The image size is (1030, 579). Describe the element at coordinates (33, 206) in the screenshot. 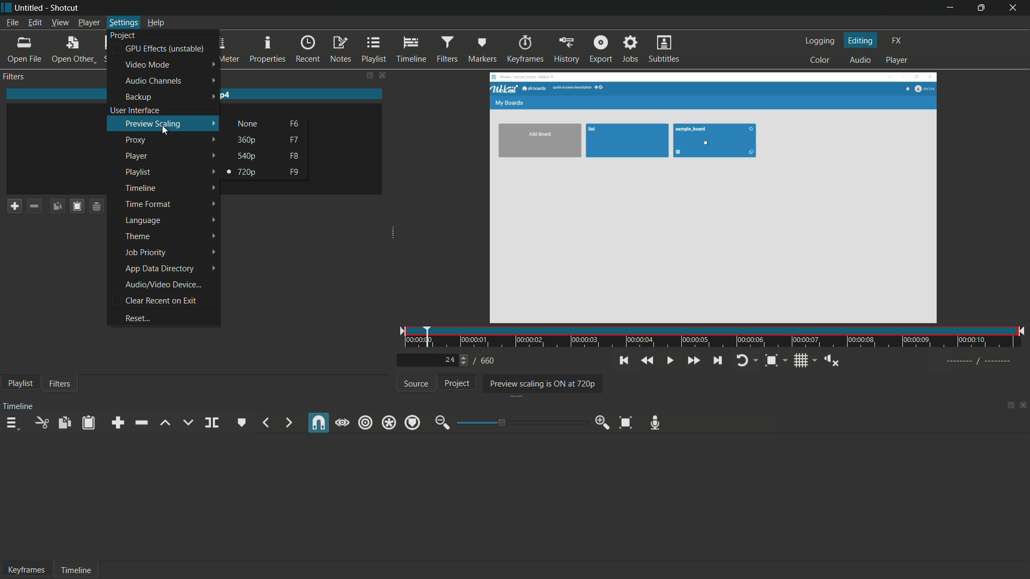

I see `remove a filter` at that location.